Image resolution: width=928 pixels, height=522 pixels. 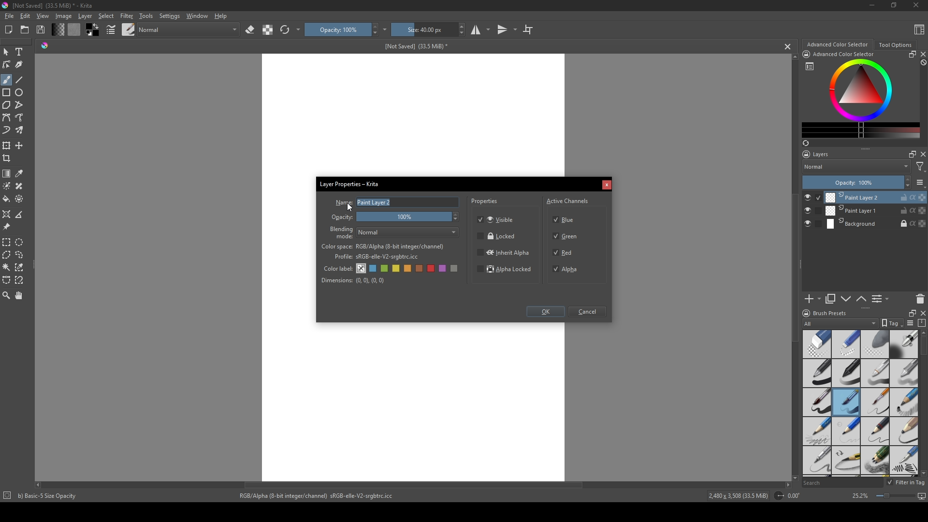 What do you see at coordinates (337, 29) in the screenshot?
I see `Opacity` at bounding box center [337, 29].